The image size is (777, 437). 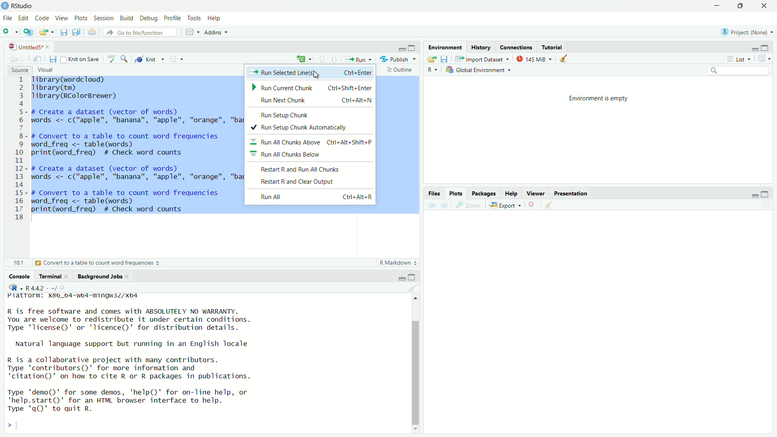 What do you see at coordinates (469, 205) in the screenshot?
I see `Zoom` at bounding box center [469, 205].